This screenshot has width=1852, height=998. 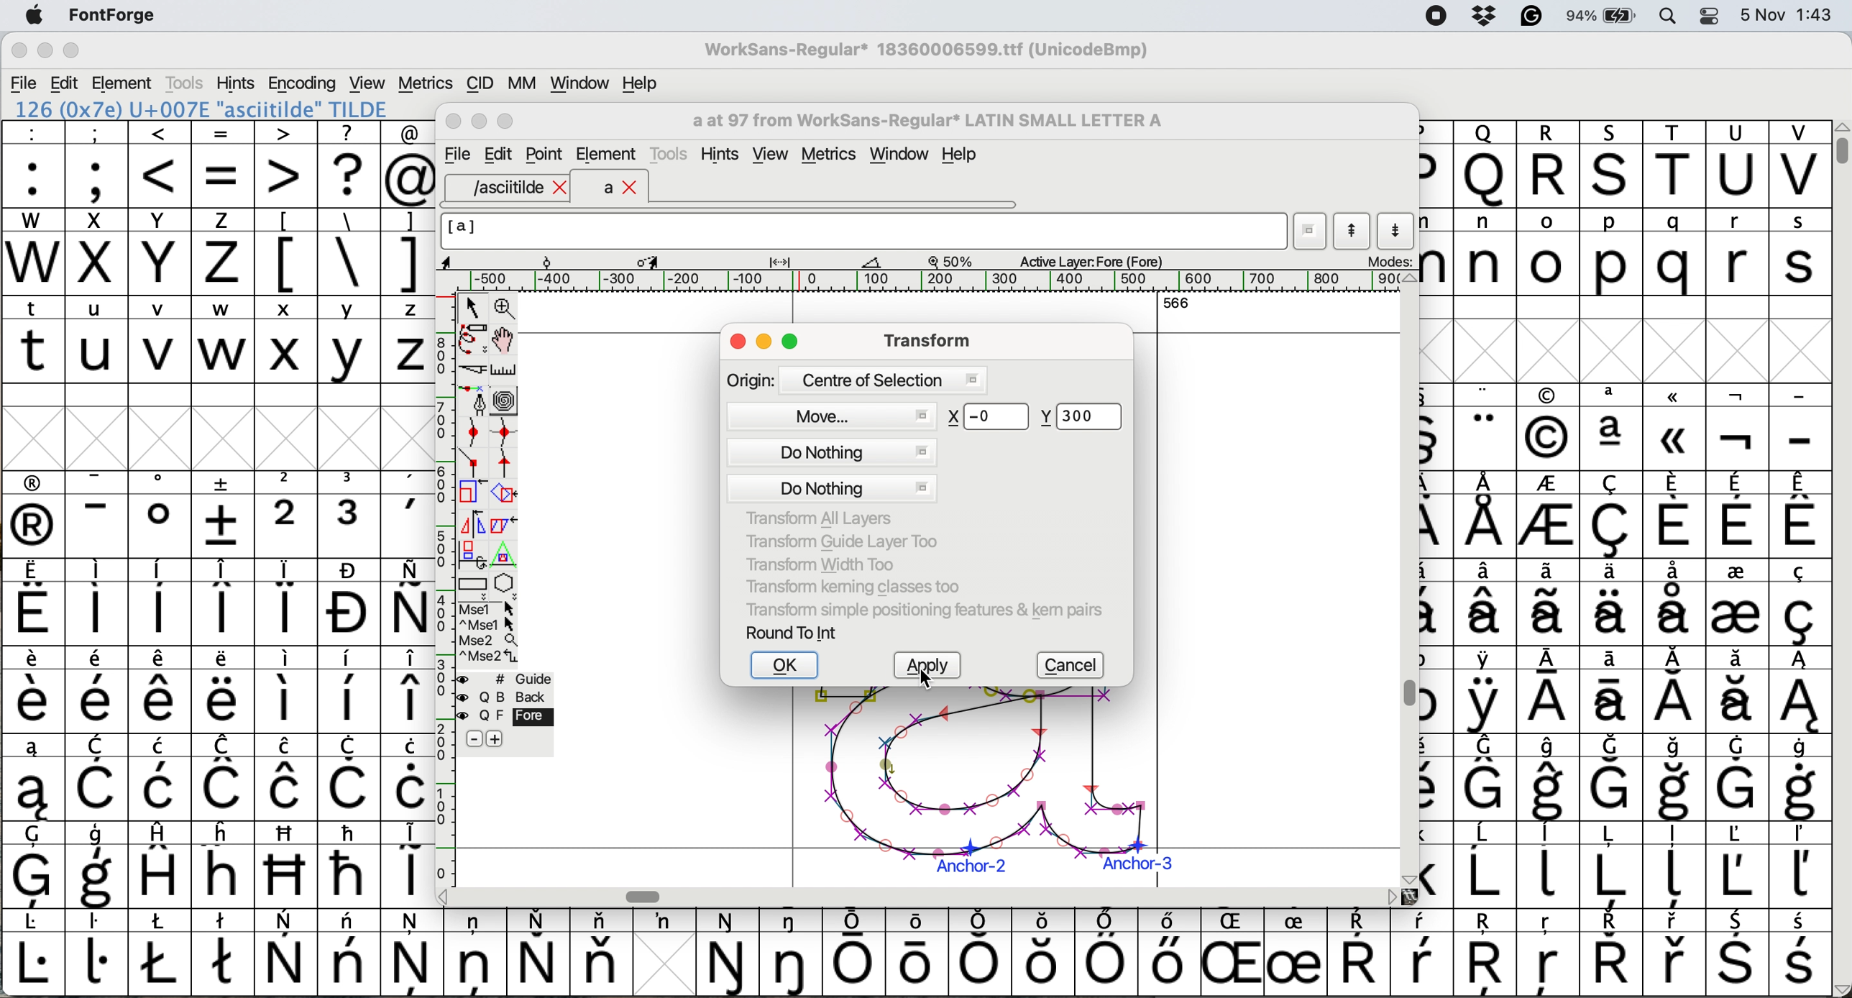 I want to click on horizontal scale, so click(x=935, y=281).